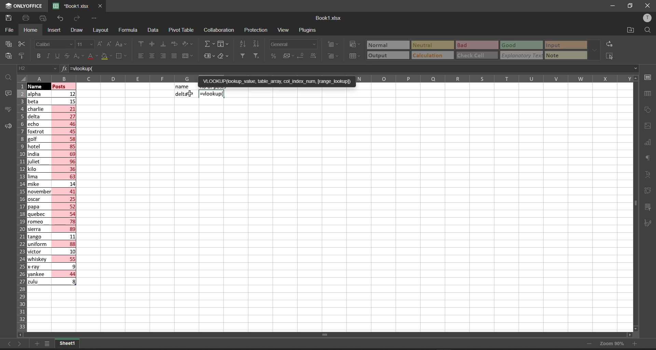 The image size is (656, 350). Describe the element at coordinates (63, 68) in the screenshot. I see `formula` at that location.